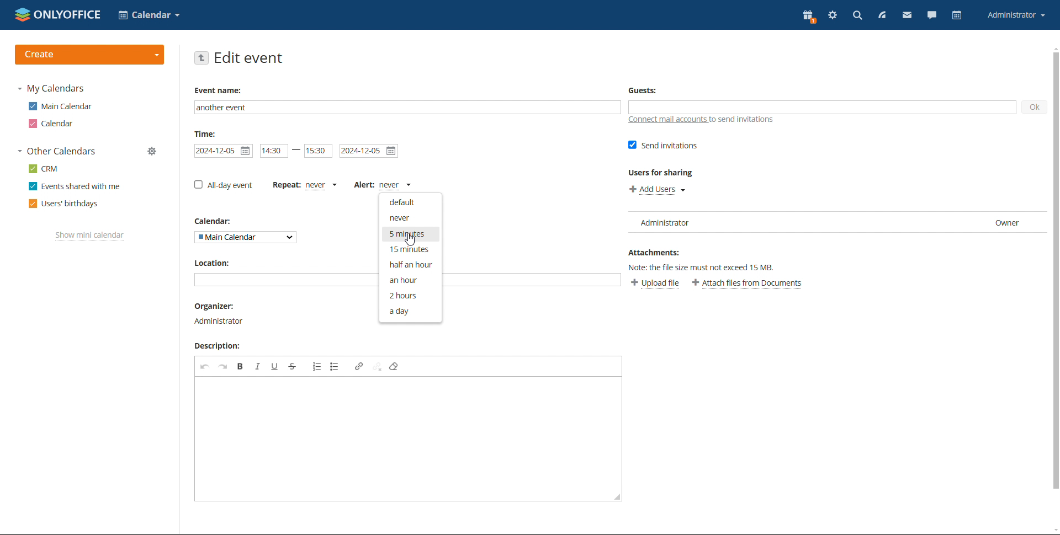  I want to click on add guests, so click(822, 107).